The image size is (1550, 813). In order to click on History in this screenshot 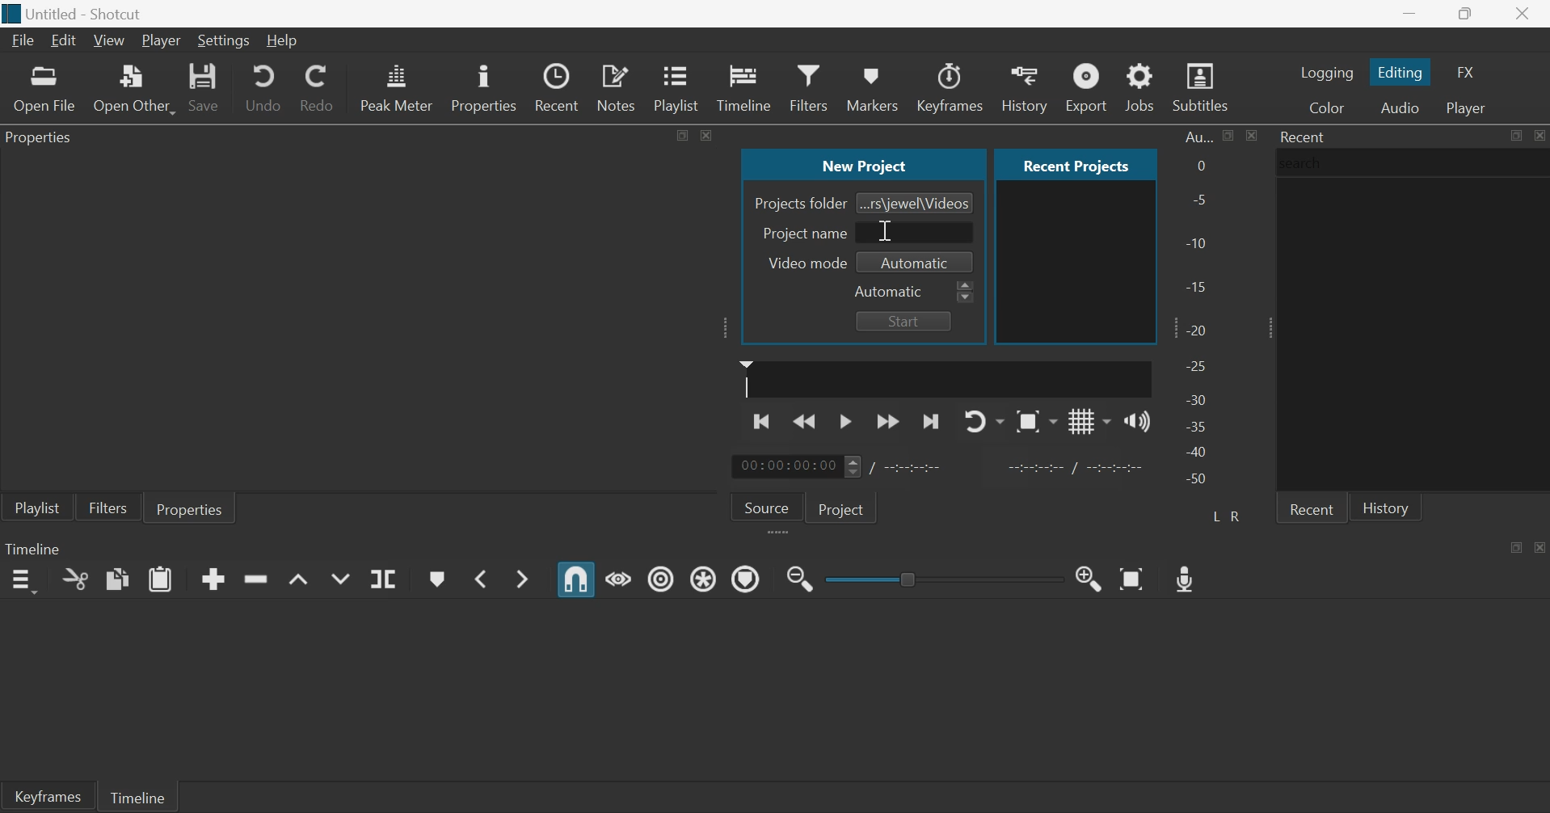, I will do `click(1386, 507)`.